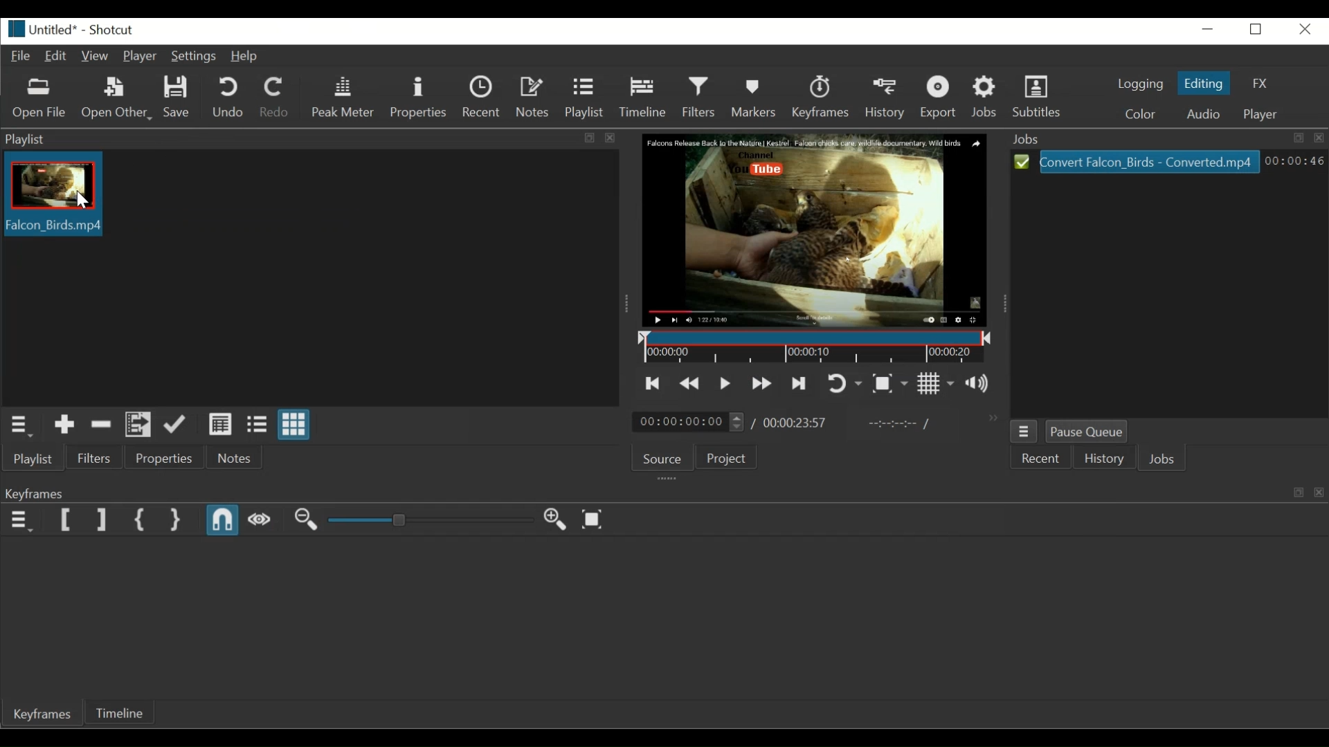  What do you see at coordinates (1041, 98) in the screenshot?
I see `Subtitles` at bounding box center [1041, 98].